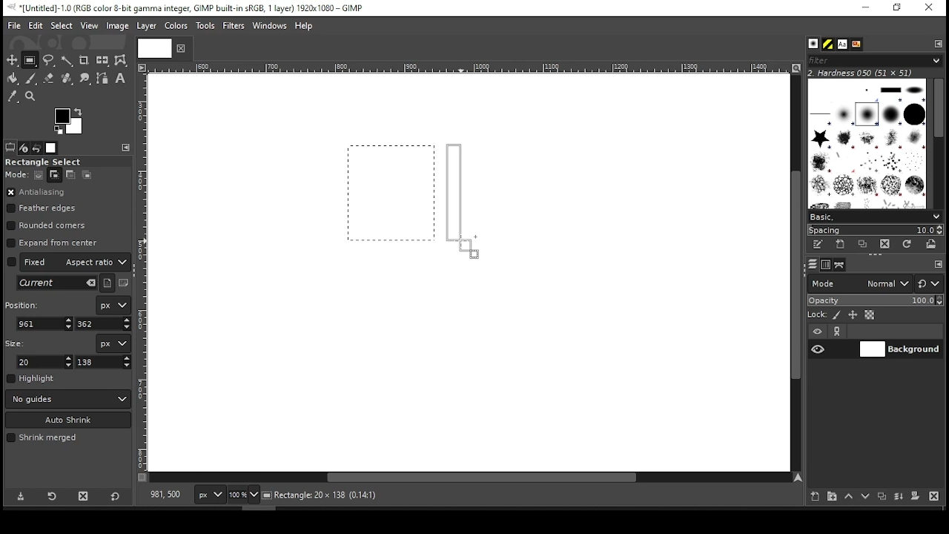 The width and height of the screenshot is (949, 534). I want to click on device status, so click(24, 148).